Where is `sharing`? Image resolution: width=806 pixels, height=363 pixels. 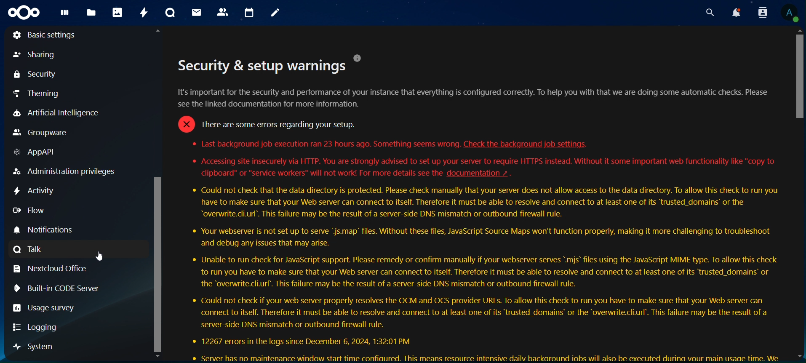
sharing is located at coordinates (35, 56).